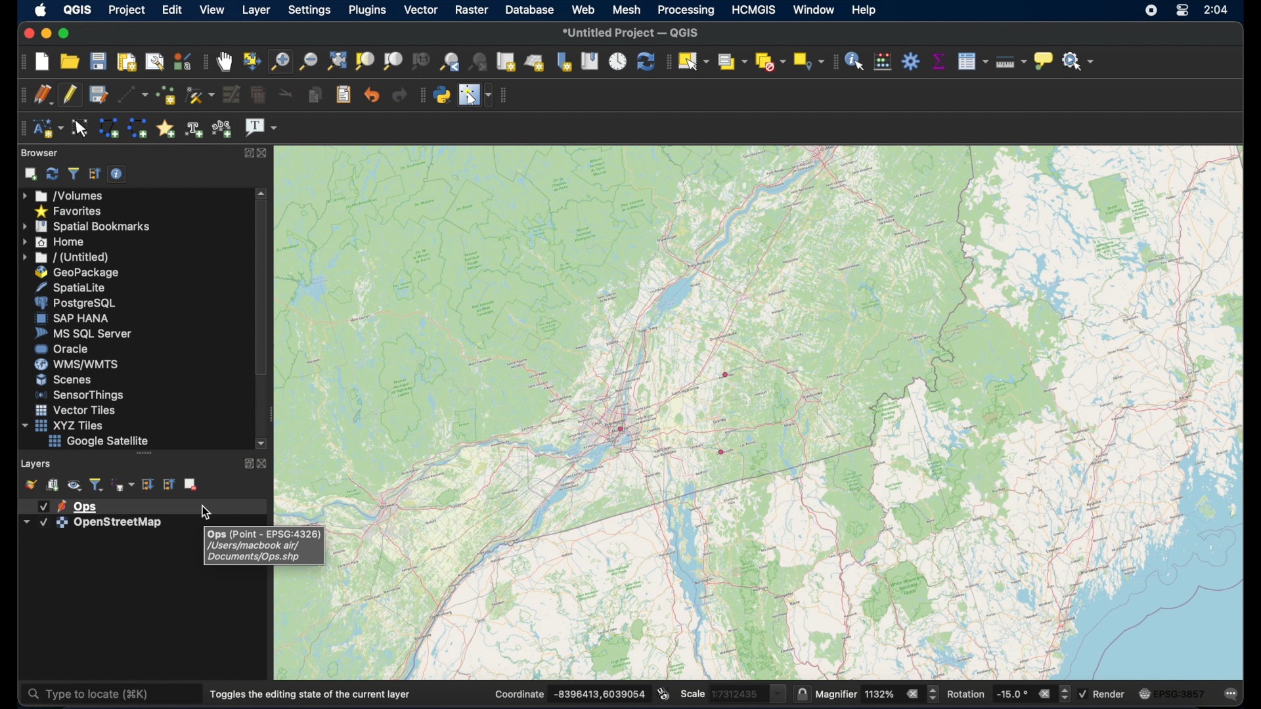 The height and width of the screenshot is (709, 1261). I want to click on layer, so click(97, 523).